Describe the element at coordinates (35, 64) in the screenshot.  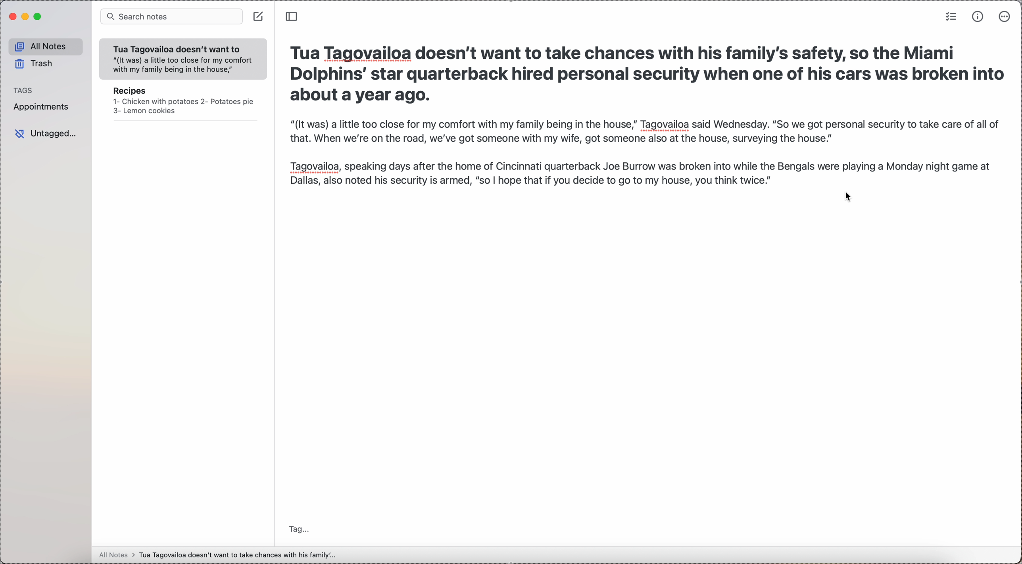
I see `trash` at that location.